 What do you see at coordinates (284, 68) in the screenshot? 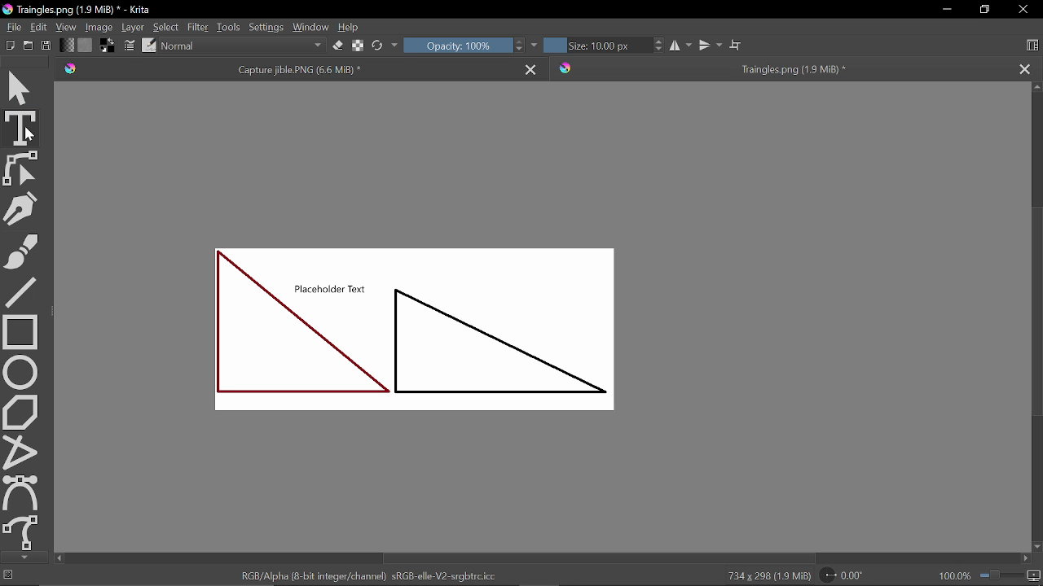
I see `Capture jible.PNG (6.6 MiB) *` at bounding box center [284, 68].